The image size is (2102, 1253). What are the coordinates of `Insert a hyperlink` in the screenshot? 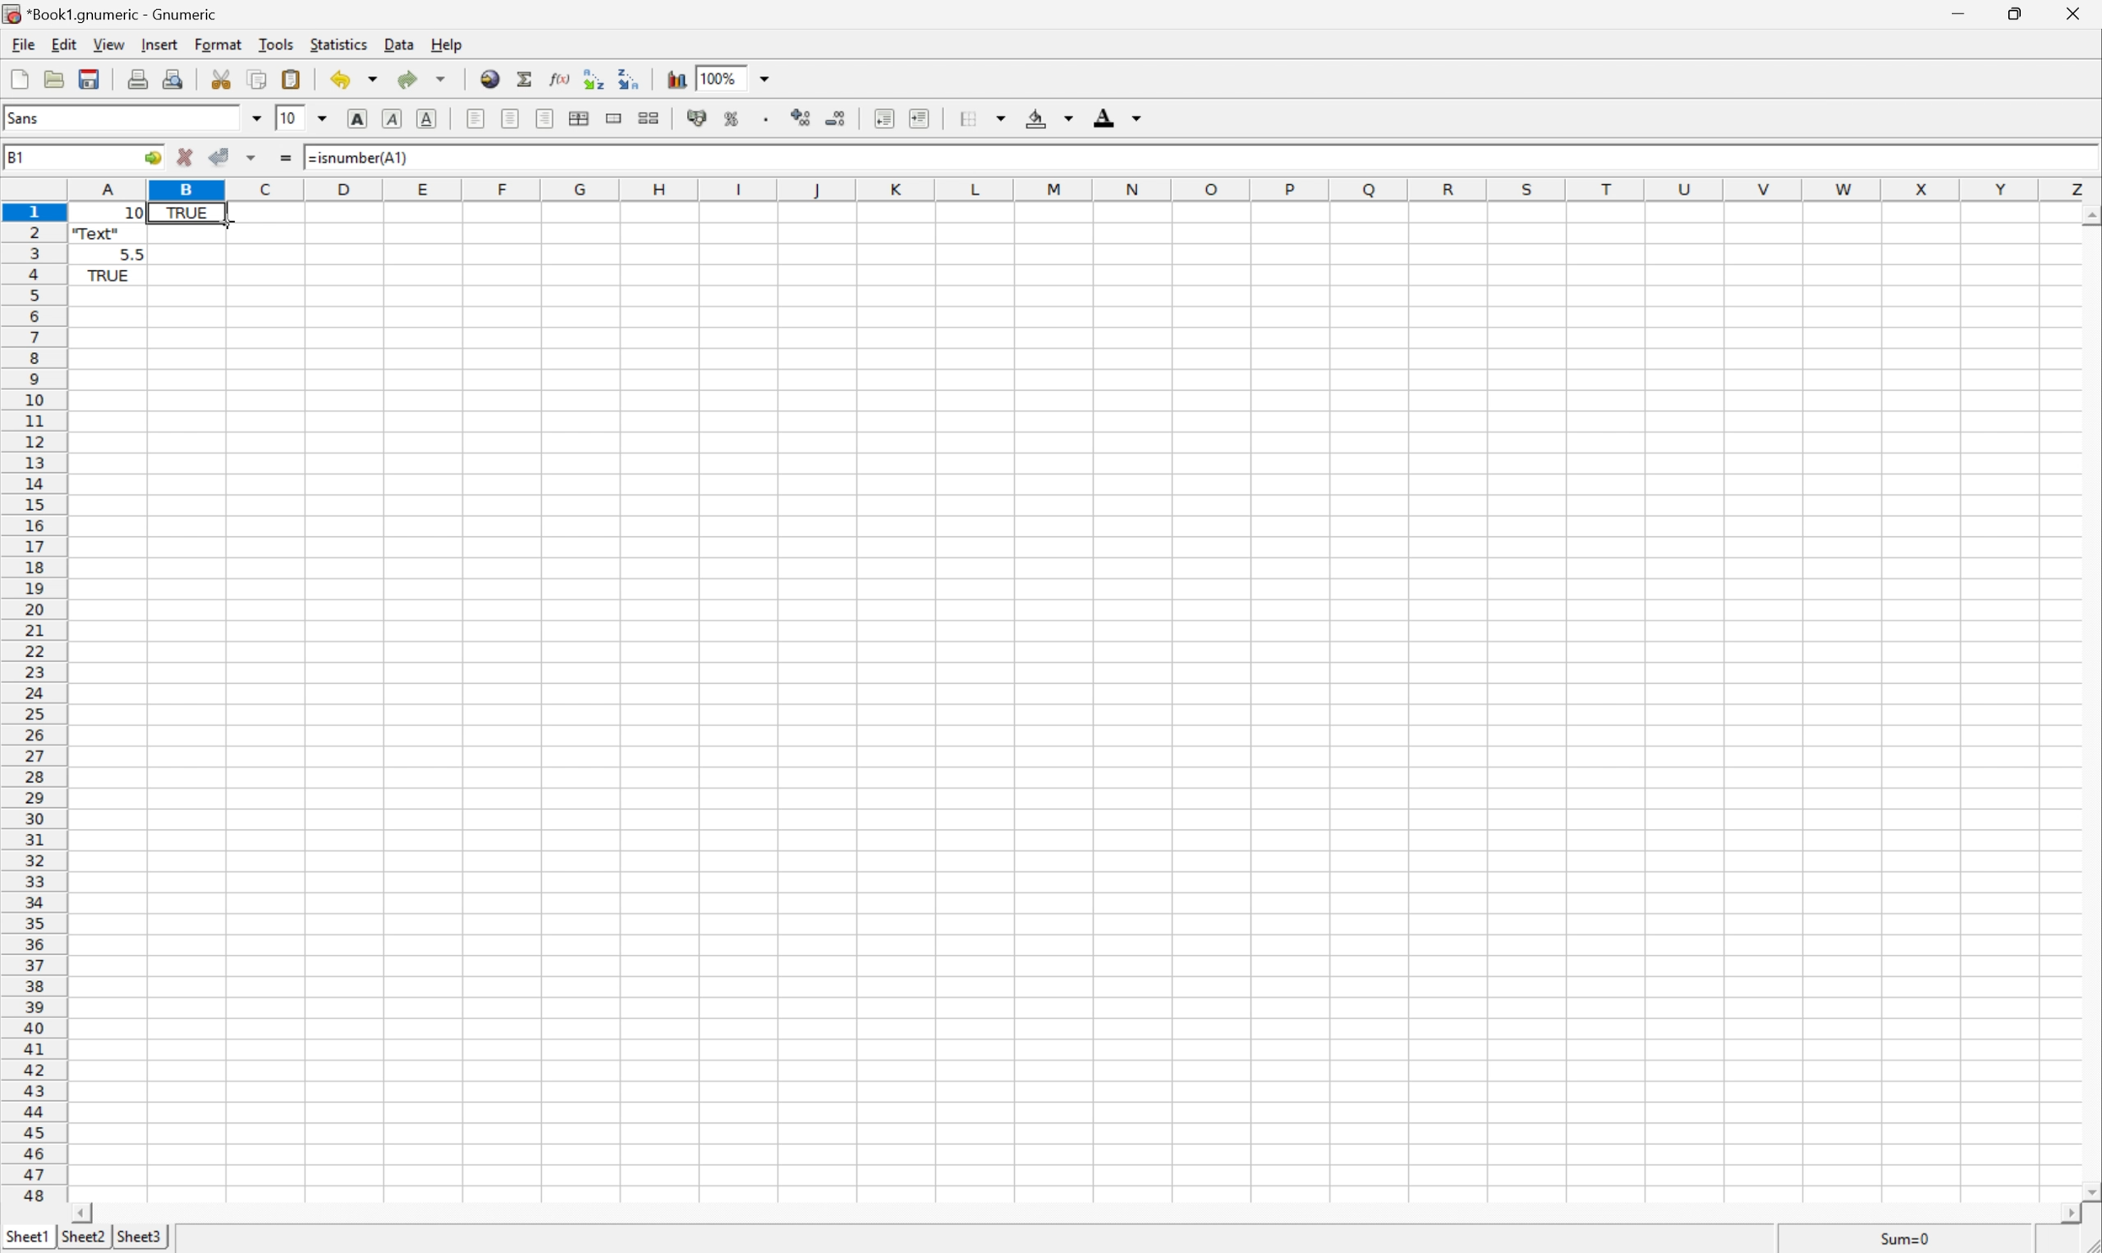 It's located at (488, 79).